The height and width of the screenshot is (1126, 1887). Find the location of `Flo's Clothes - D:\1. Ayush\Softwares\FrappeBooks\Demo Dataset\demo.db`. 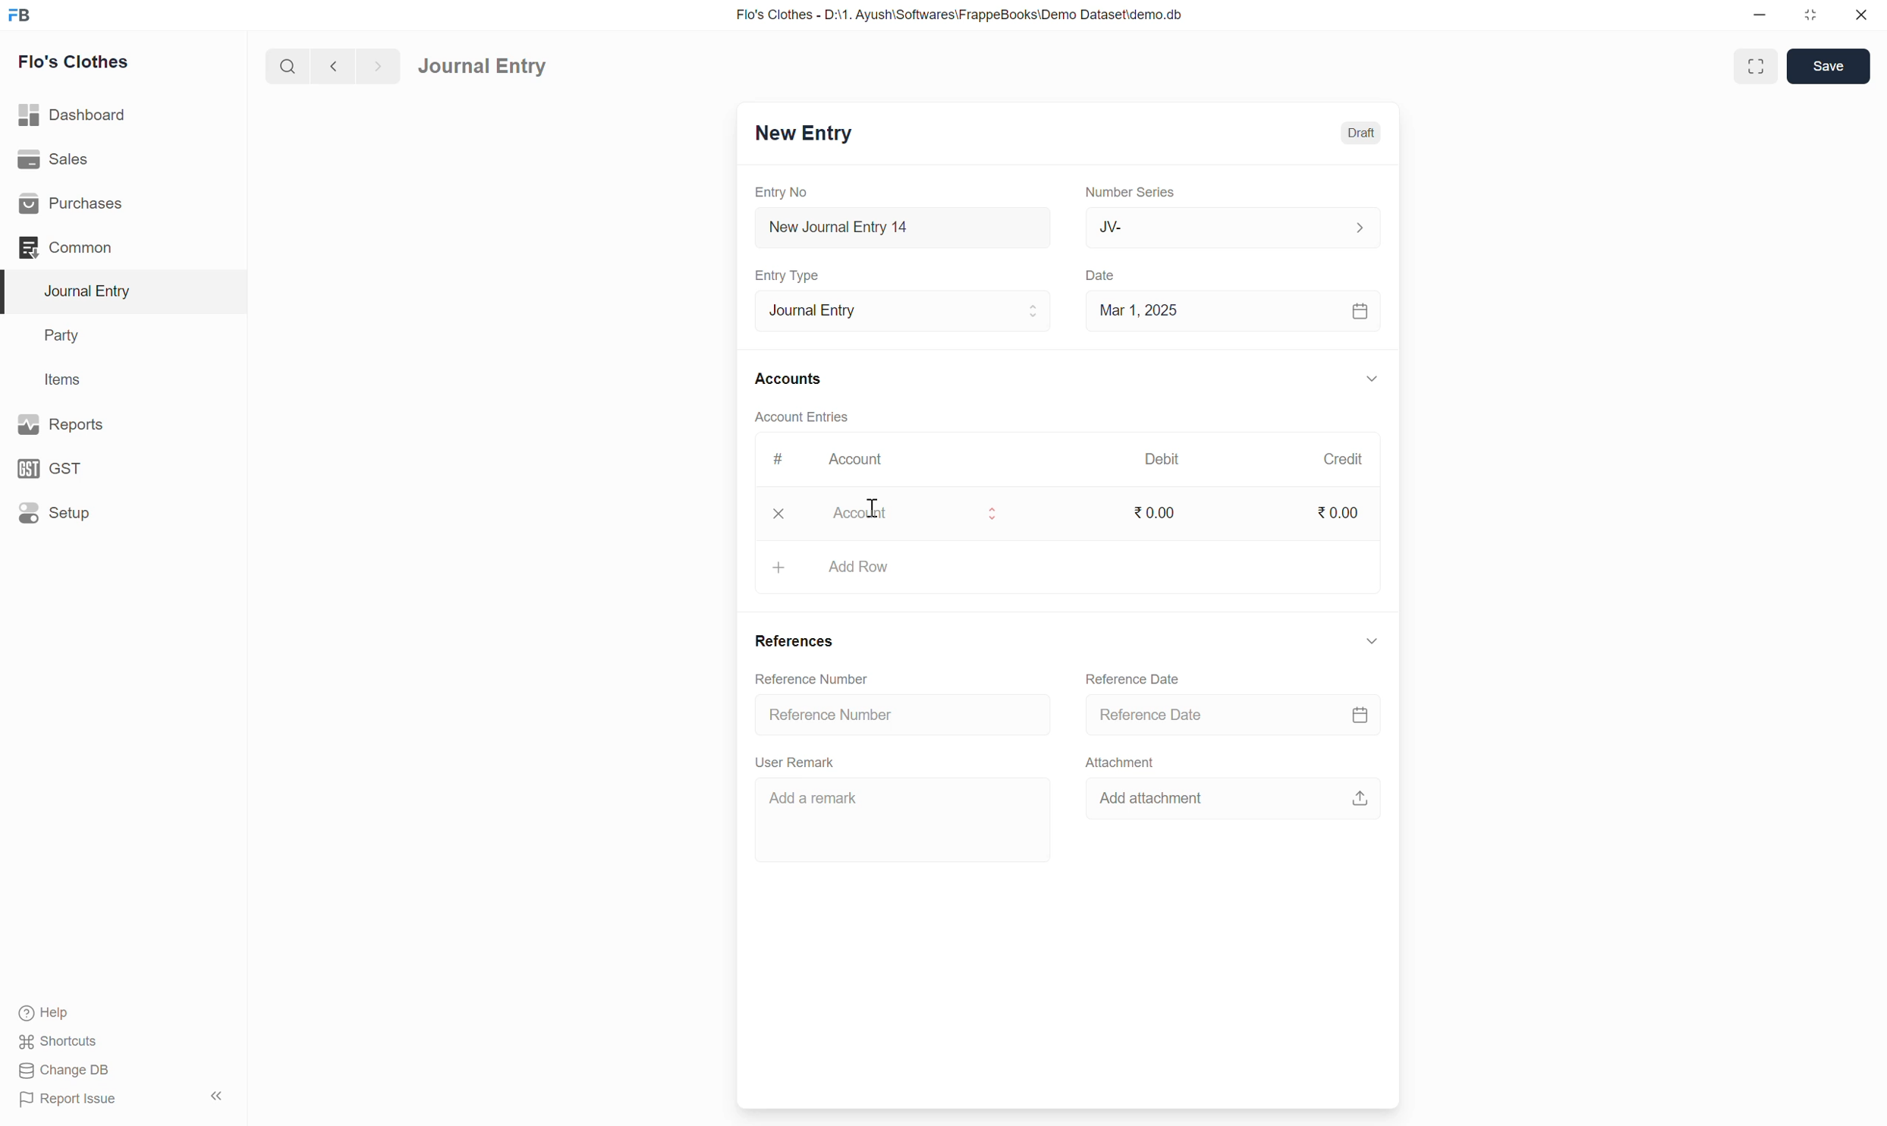

Flo's Clothes - D:\1. Ayush\Softwares\FrappeBooks\Demo Dataset\demo.db is located at coordinates (964, 14).